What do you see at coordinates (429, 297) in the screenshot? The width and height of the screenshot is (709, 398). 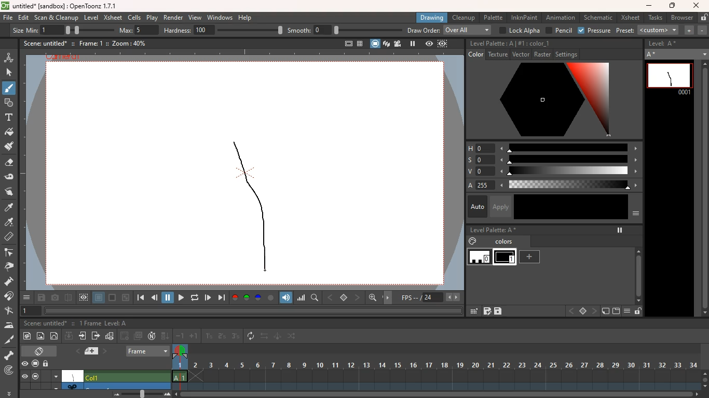 I see `fps` at bounding box center [429, 297].